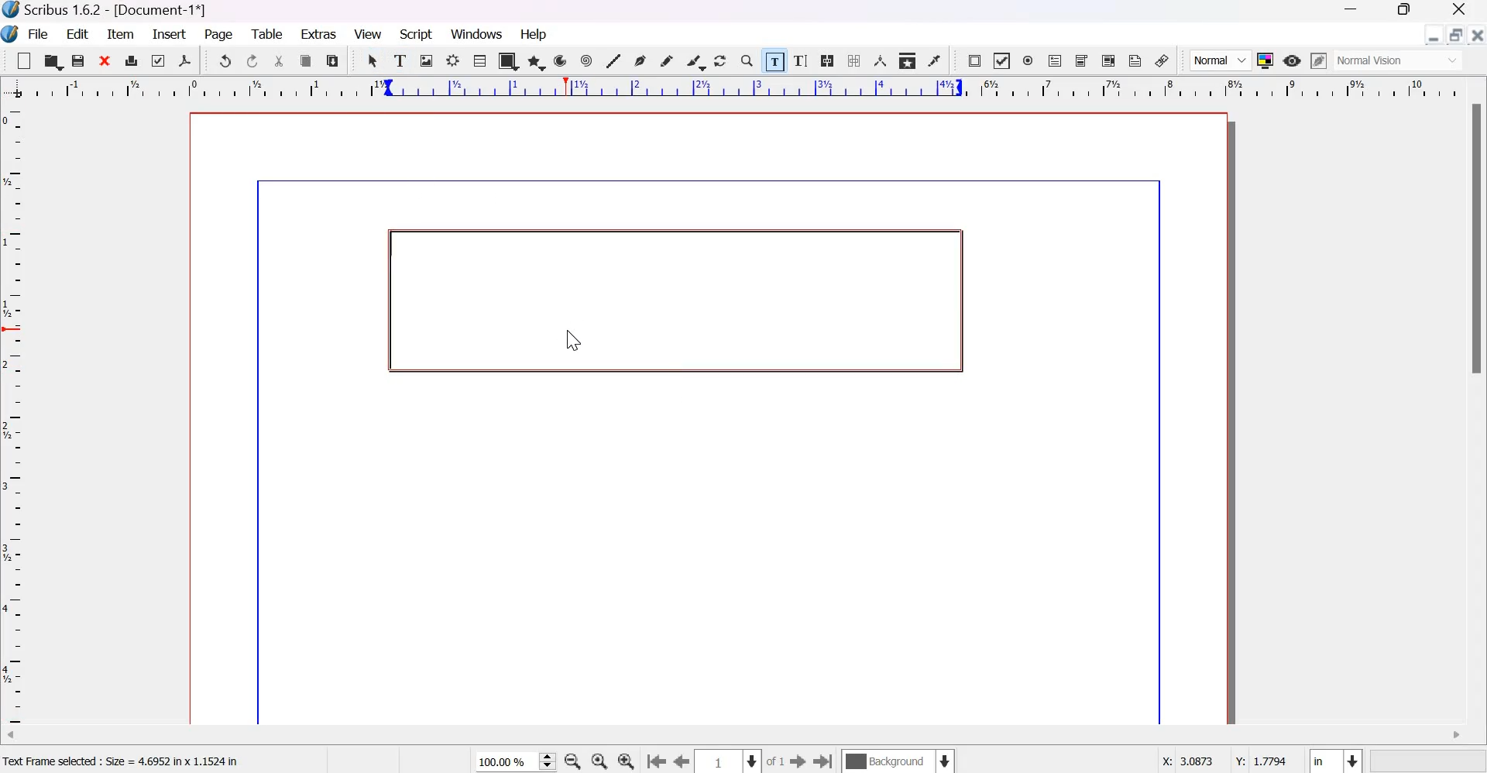 Image resolution: width=1487 pixels, height=773 pixels. I want to click on script, so click(417, 34).